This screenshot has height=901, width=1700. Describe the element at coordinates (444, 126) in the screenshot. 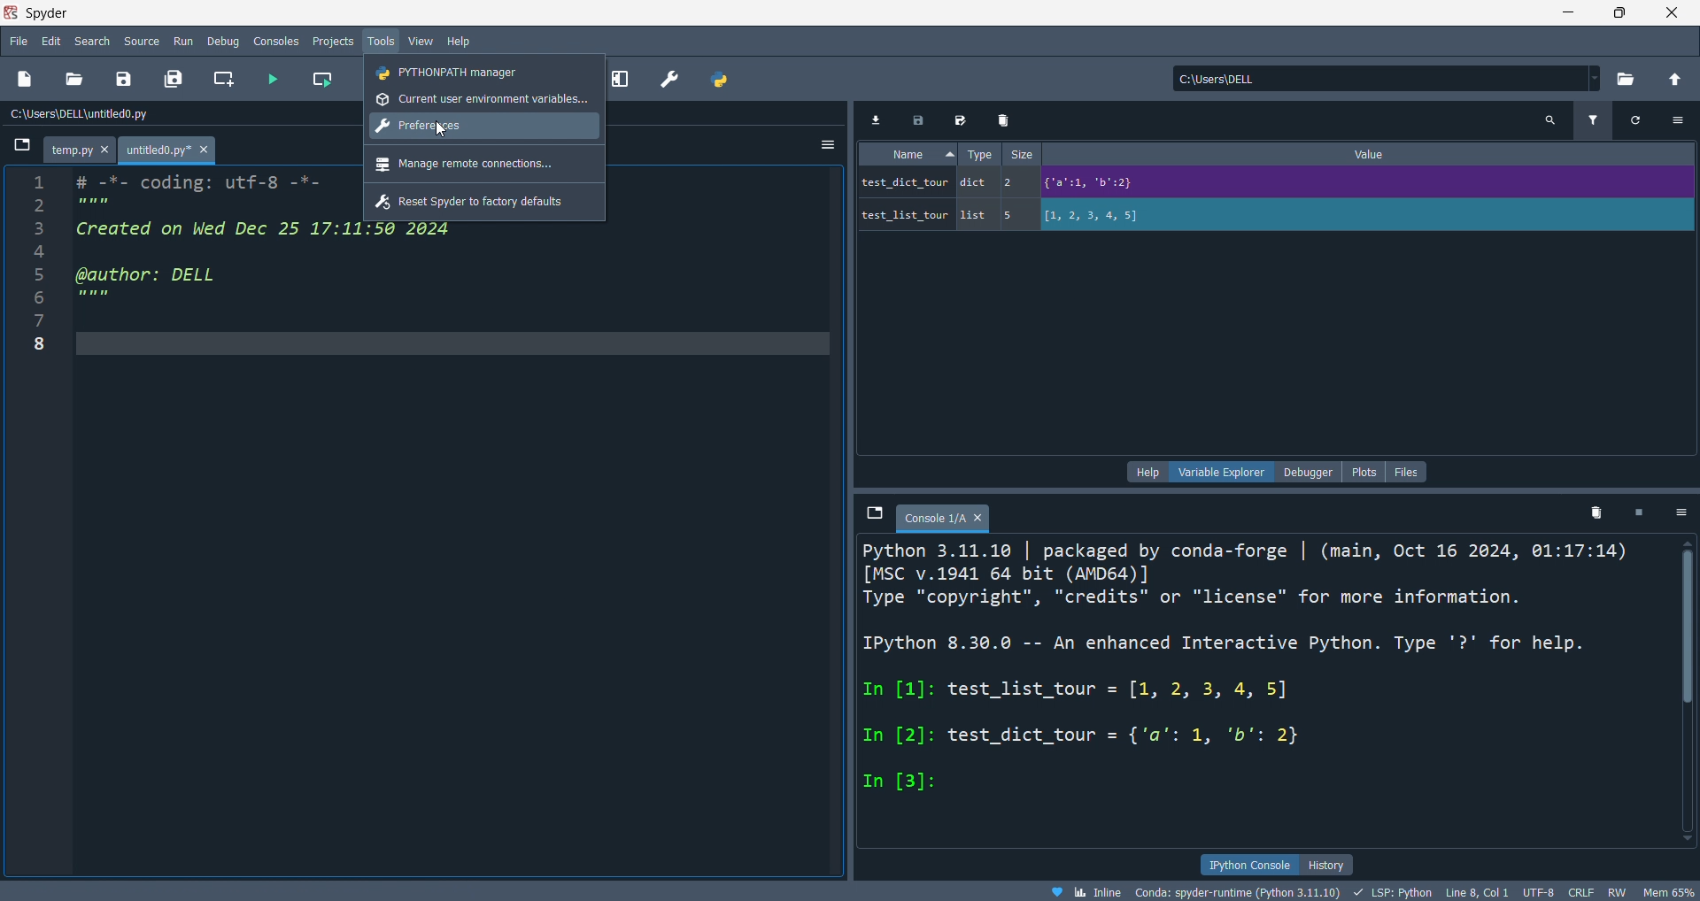

I see `cursor` at that location.